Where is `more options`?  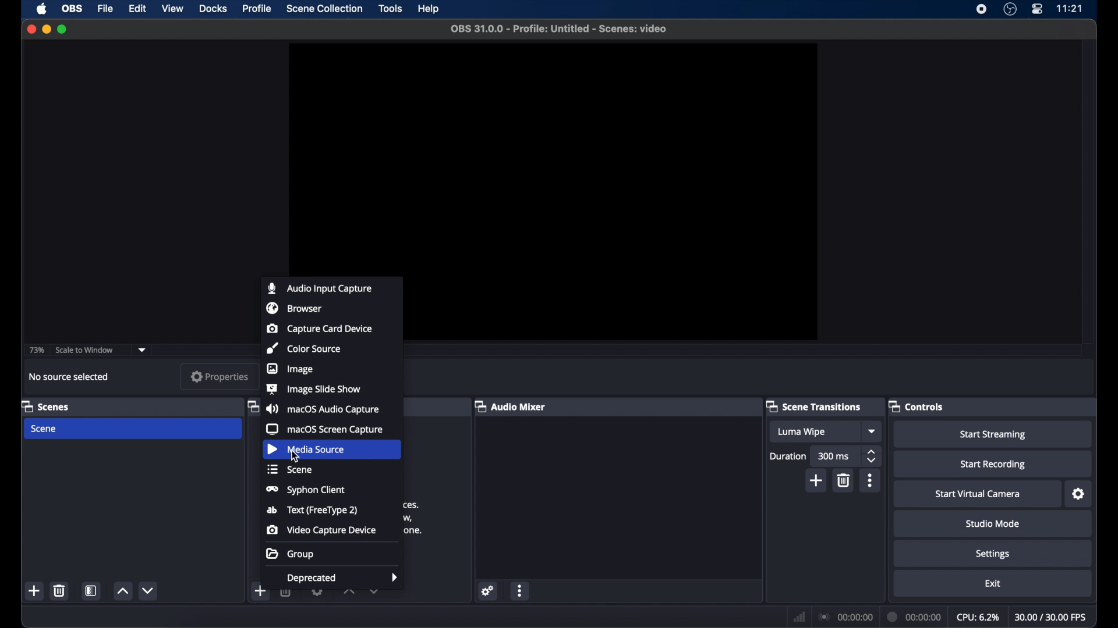
more options is located at coordinates (870, 480).